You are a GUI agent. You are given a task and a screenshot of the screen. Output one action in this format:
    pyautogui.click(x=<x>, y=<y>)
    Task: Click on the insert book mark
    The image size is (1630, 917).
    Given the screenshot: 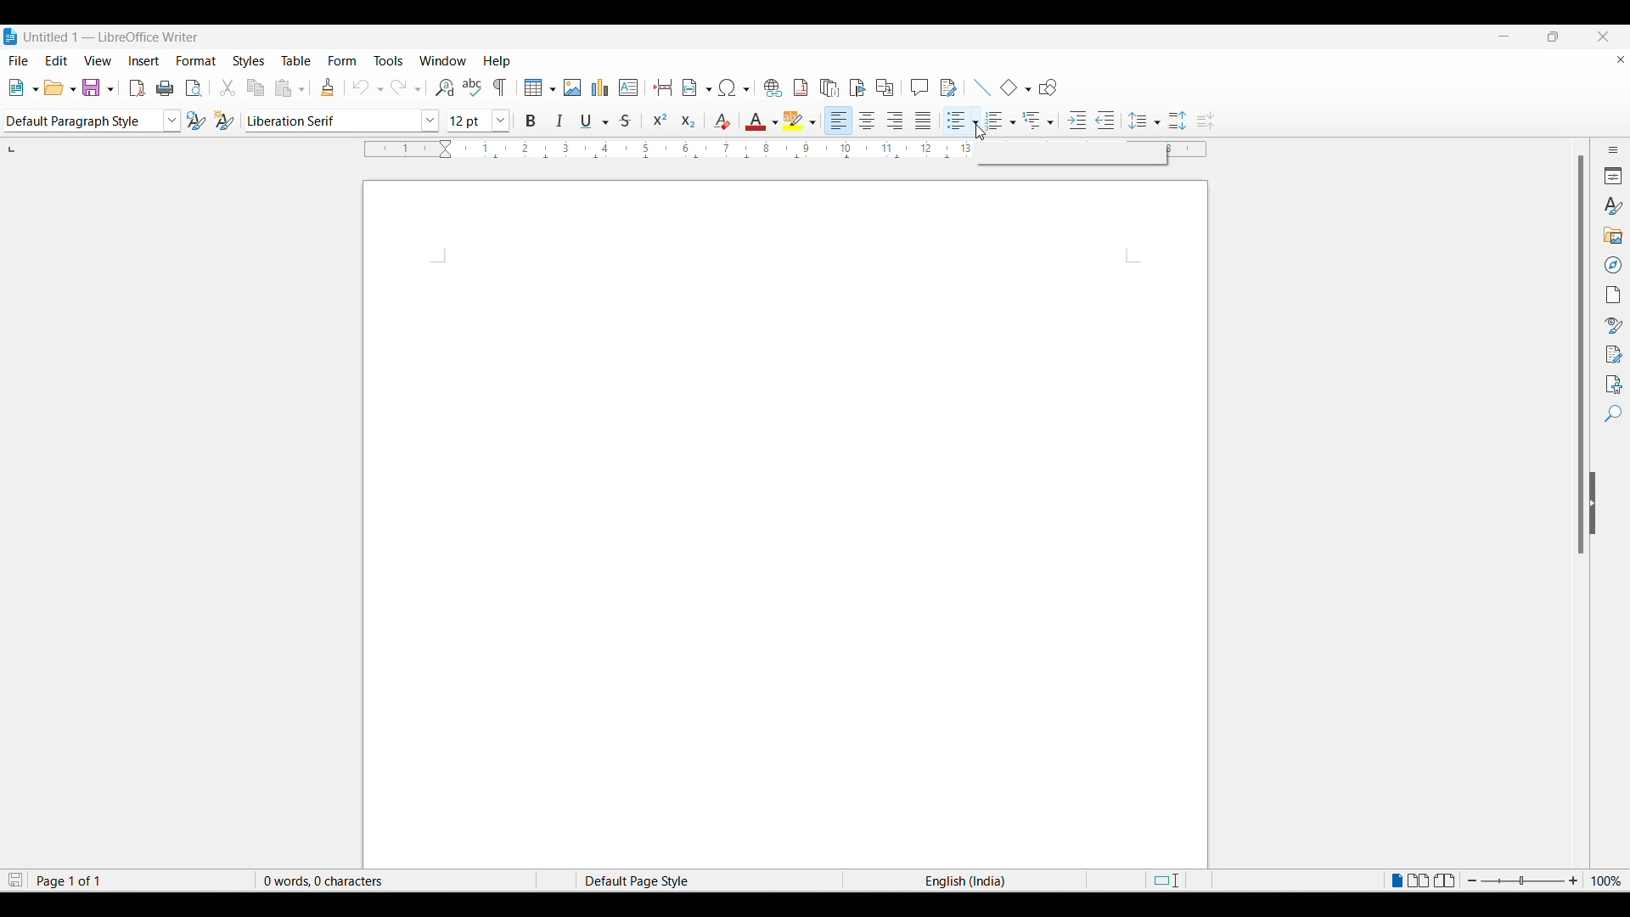 What is the action you would take?
    pyautogui.click(x=858, y=87)
    